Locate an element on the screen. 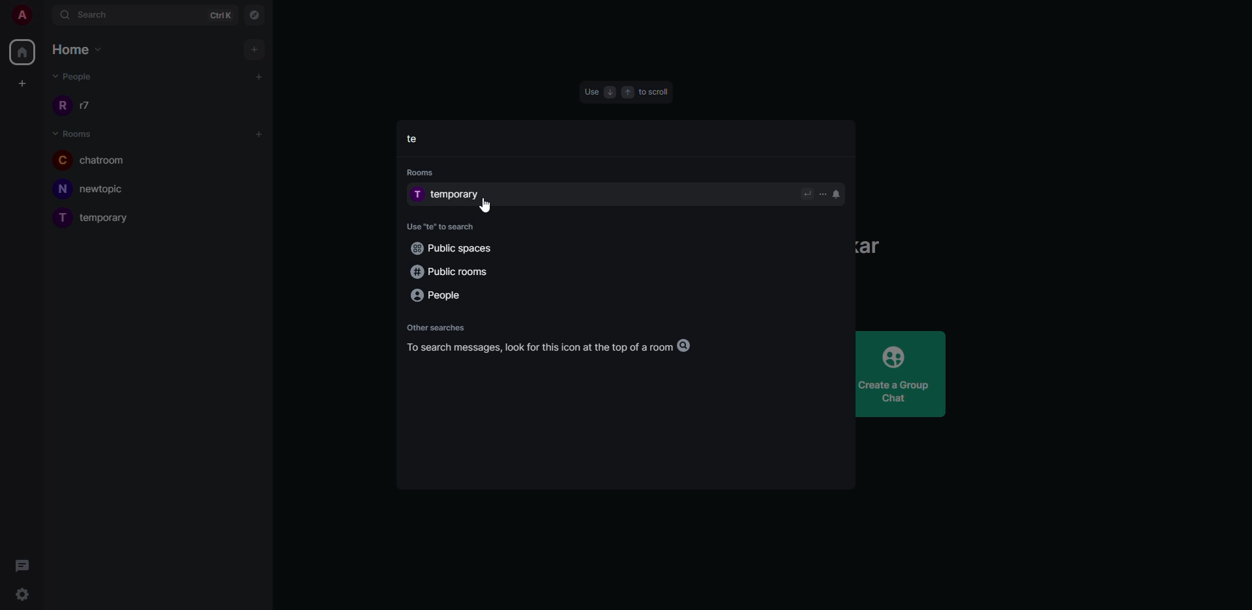 The image size is (1252, 610). People is located at coordinates (438, 297).